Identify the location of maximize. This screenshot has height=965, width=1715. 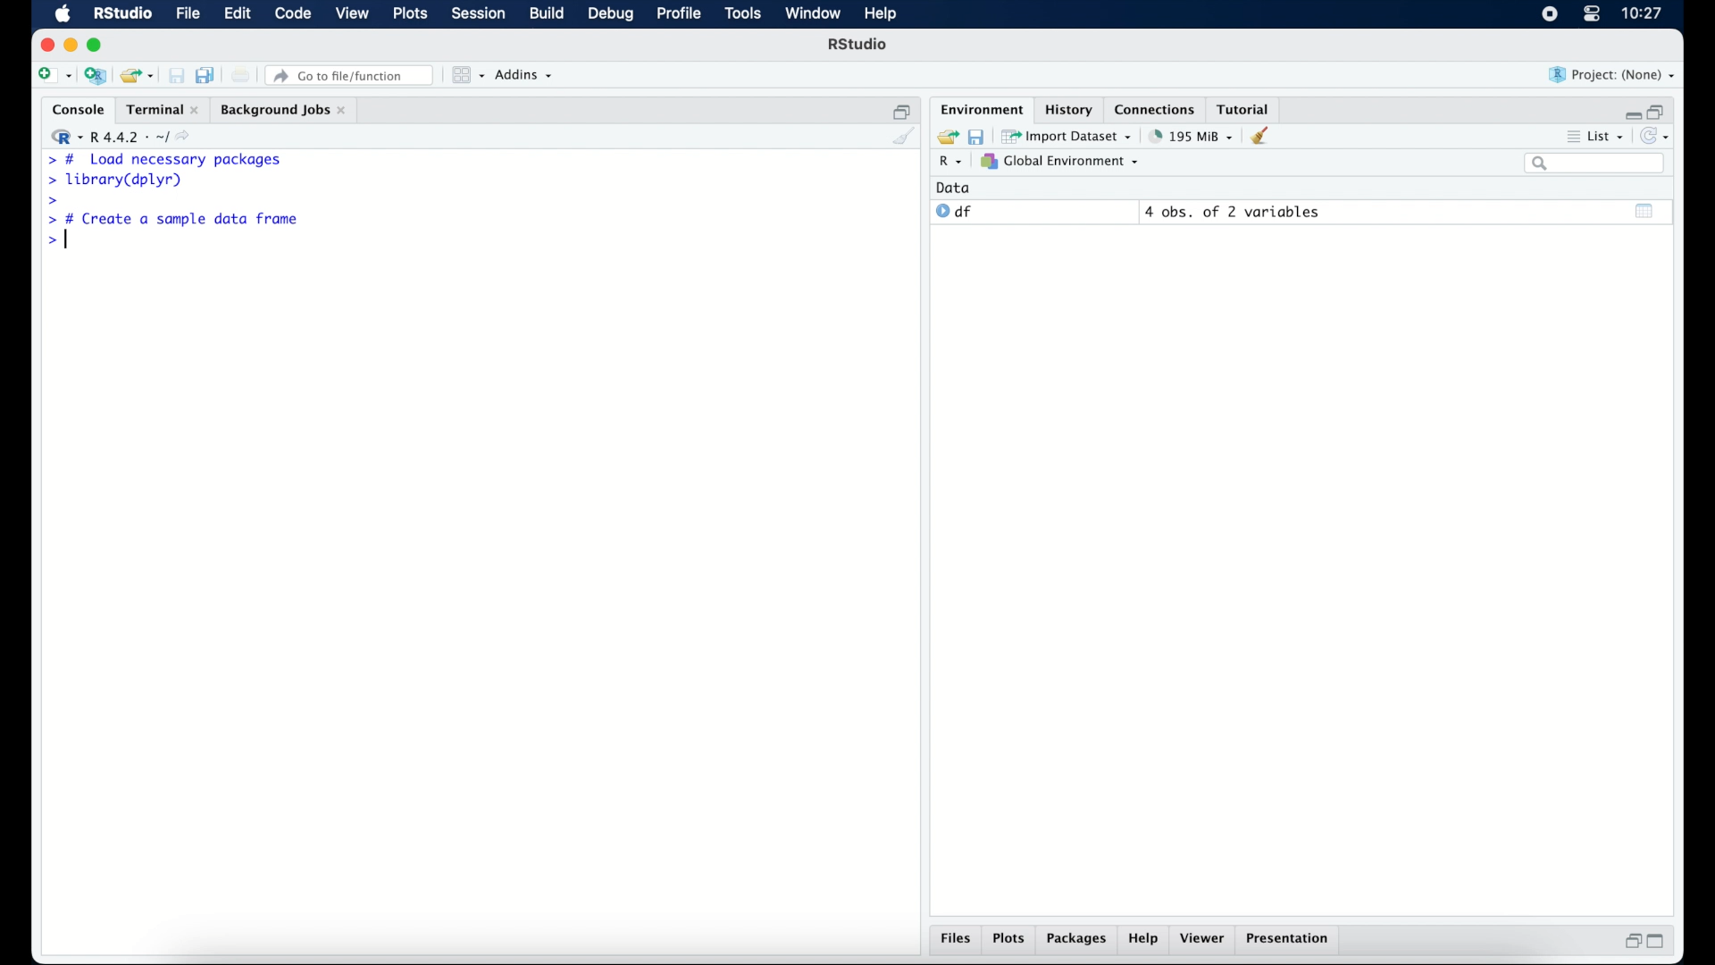
(97, 45).